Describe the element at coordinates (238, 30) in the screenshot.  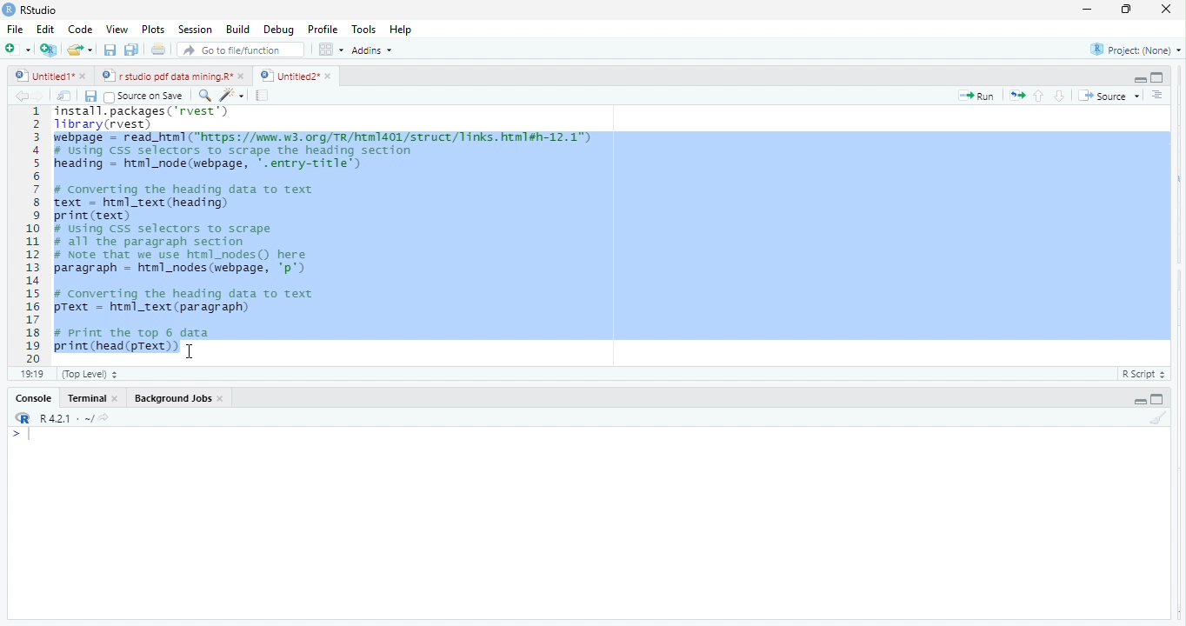
I see `Build` at that location.